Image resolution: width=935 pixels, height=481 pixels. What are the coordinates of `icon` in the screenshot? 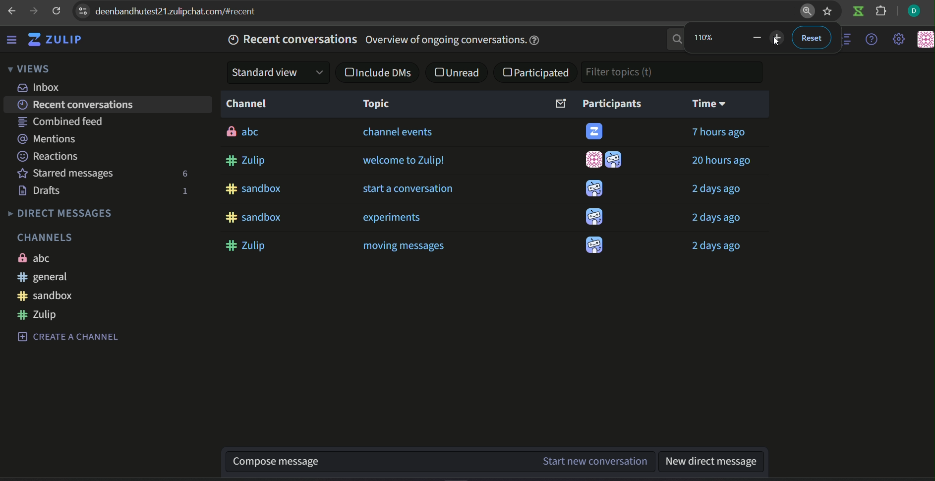 It's located at (595, 130).